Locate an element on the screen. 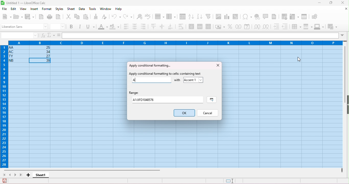  clone is located at coordinates (96, 16).